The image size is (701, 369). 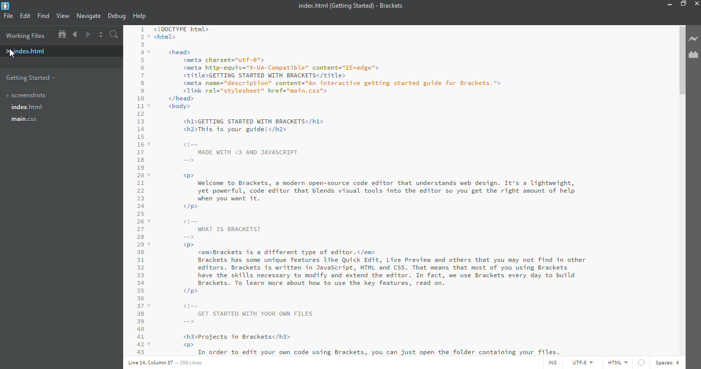 What do you see at coordinates (100, 34) in the screenshot?
I see `split editor` at bounding box center [100, 34].